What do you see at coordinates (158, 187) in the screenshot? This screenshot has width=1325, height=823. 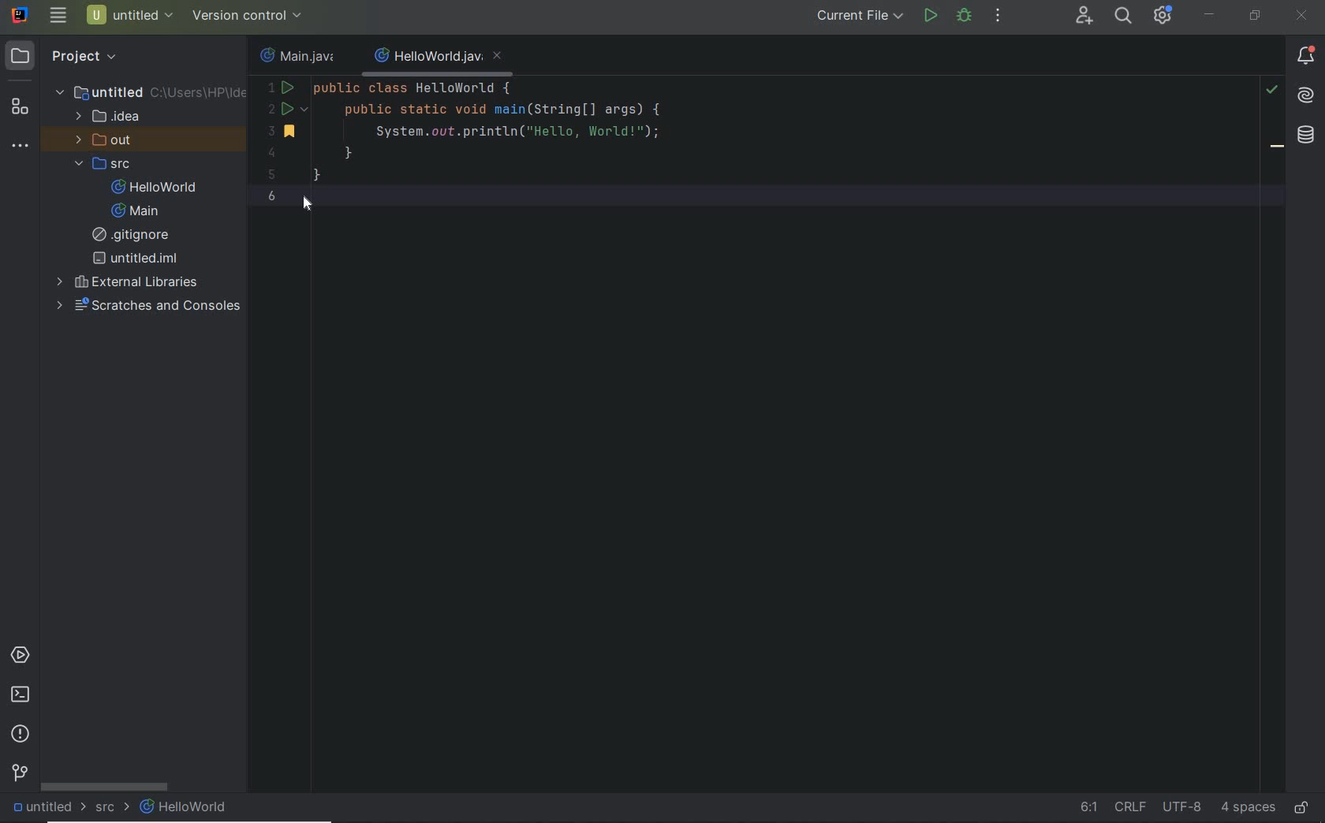 I see `HelloWorld` at bounding box center [158, 187].